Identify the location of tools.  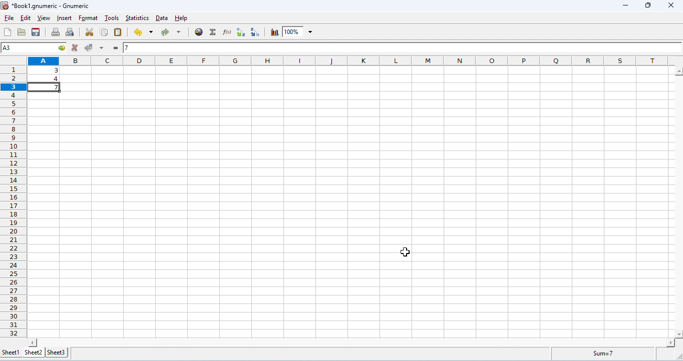
(112, 18).